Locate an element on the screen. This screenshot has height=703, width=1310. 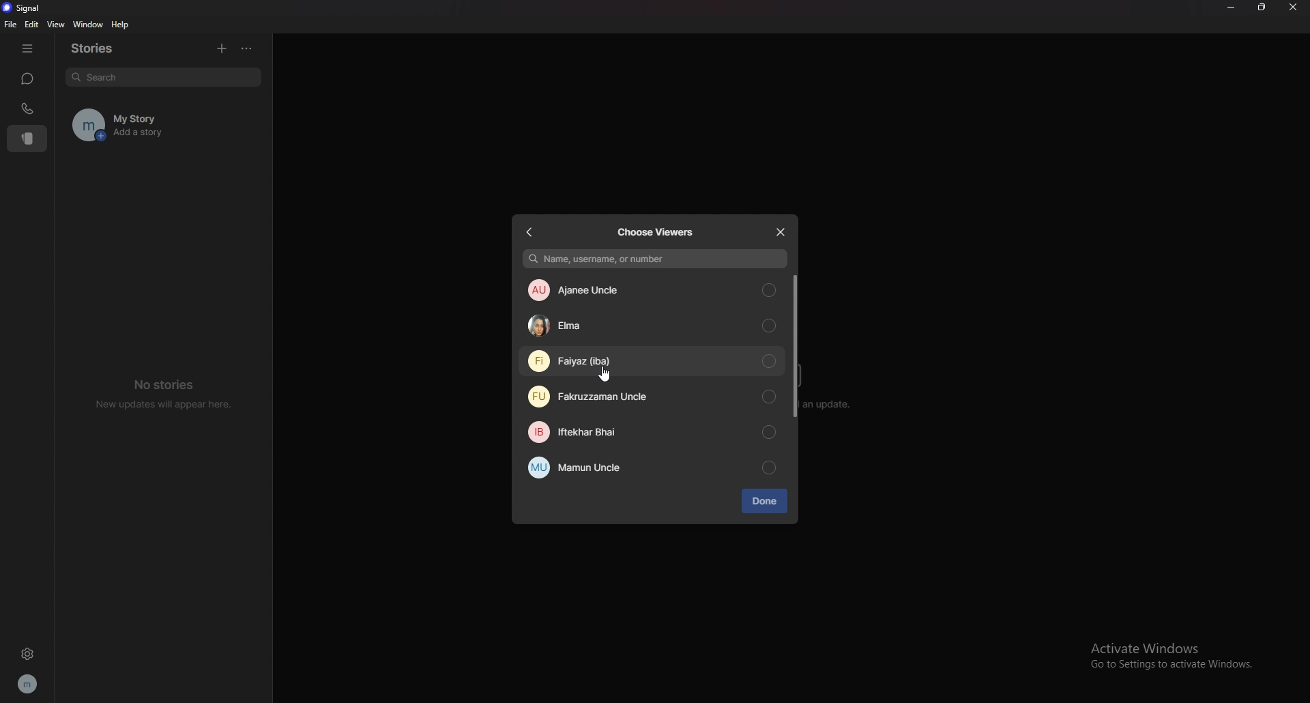
chats is located at coordinates (28, 79).